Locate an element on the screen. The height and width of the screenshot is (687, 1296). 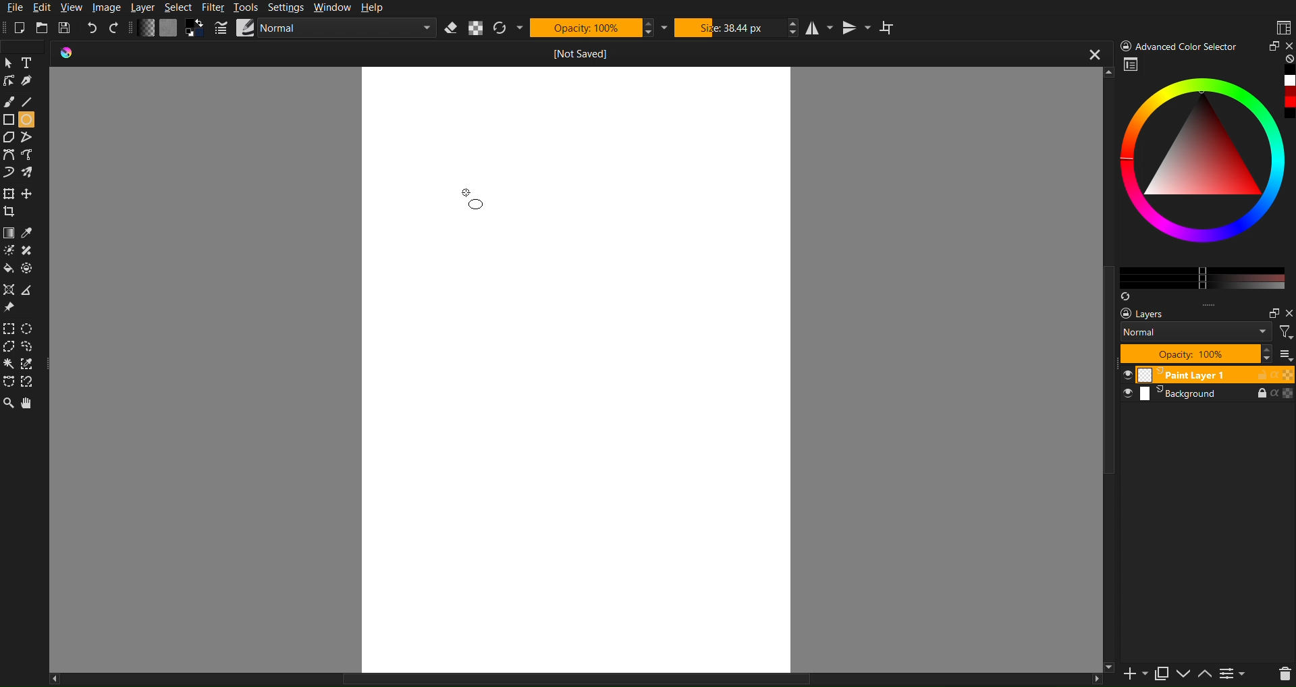
Window is located at coordinates (333, 6).